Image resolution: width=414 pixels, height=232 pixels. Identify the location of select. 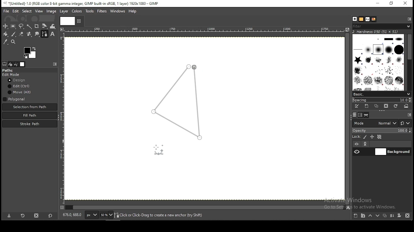
(27, 11).